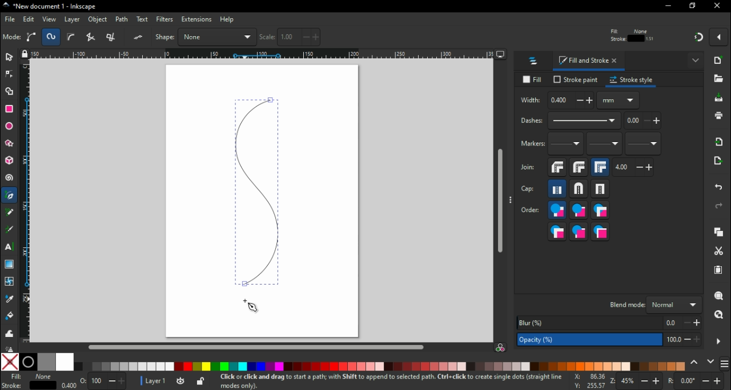  Describe the element at coordinates (654, 305) in the screenshot. I see `blend mode` at that location.